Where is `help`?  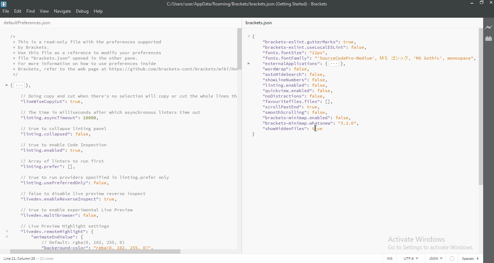 help is located at coordinates (99, 11).